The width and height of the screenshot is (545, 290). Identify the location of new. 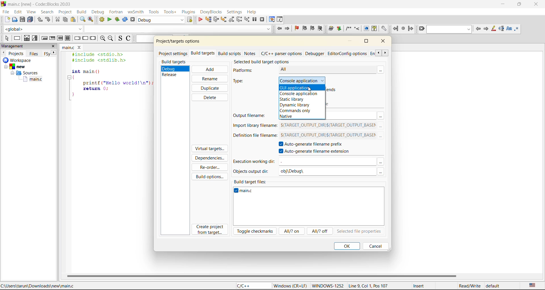
(23, 66).